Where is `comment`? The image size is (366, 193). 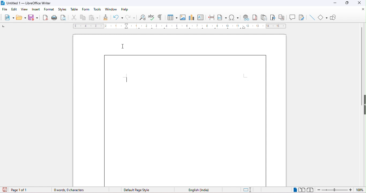
comment is located at coordinates (293, 17).